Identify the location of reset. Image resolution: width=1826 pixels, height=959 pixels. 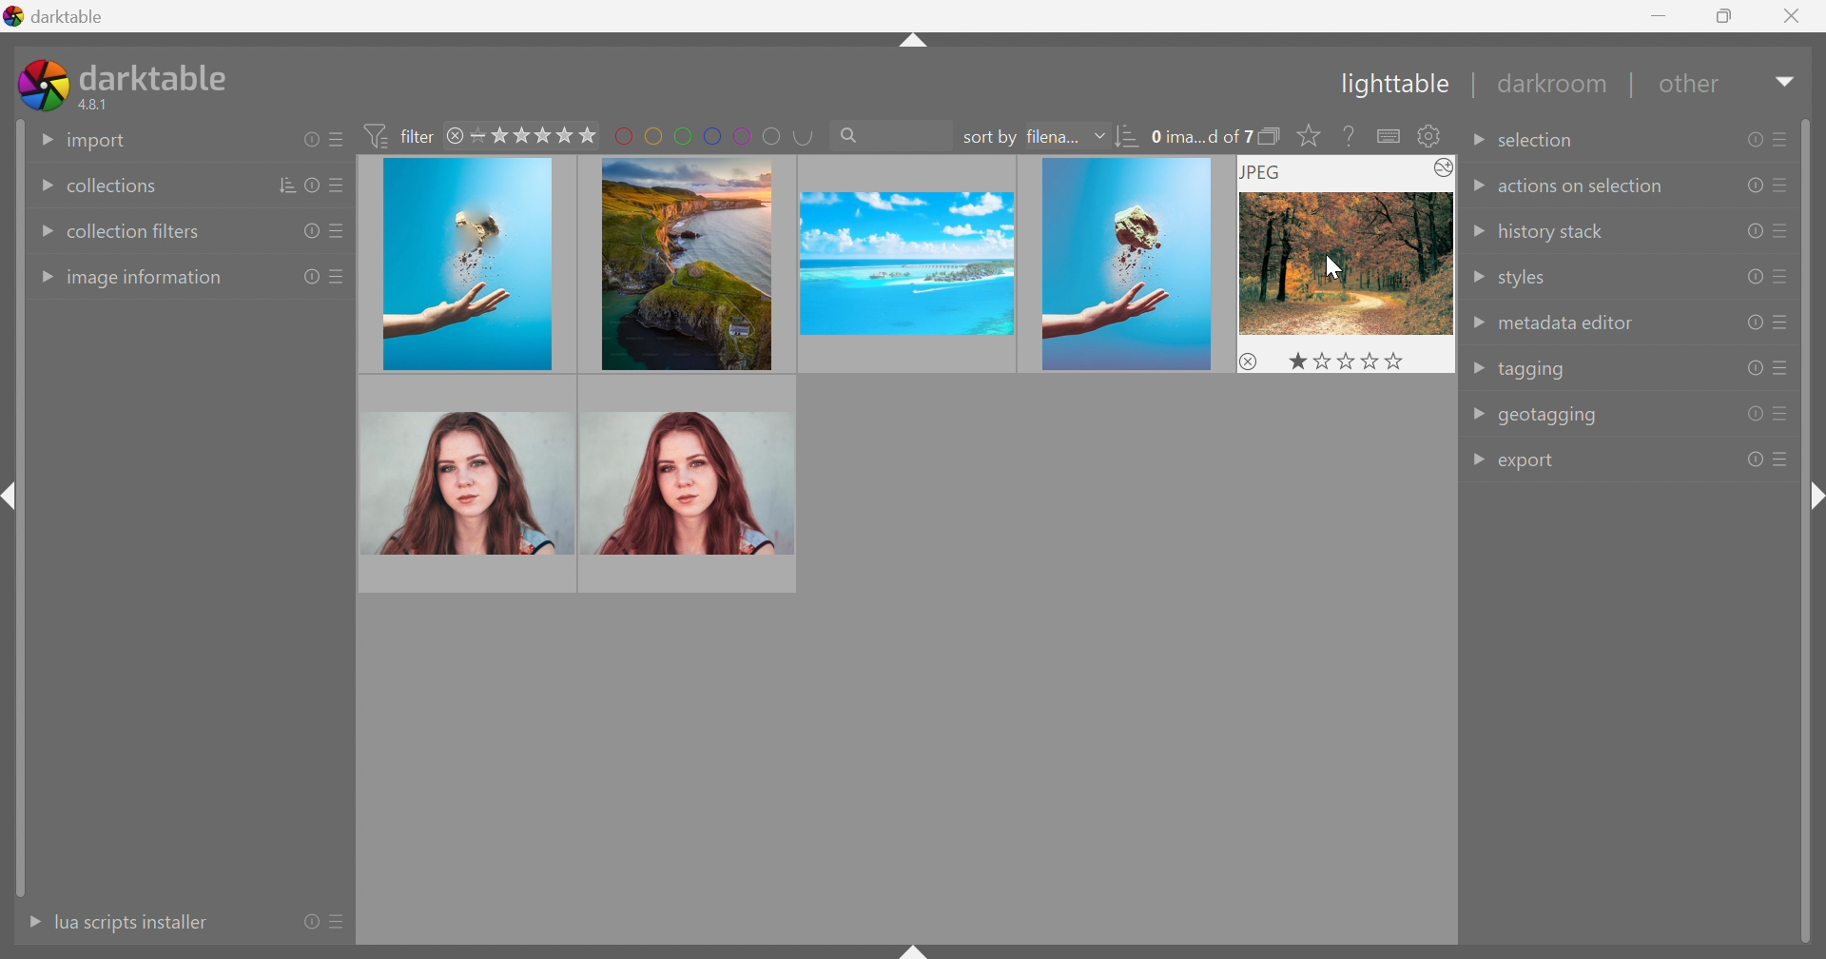
(1754, 275).